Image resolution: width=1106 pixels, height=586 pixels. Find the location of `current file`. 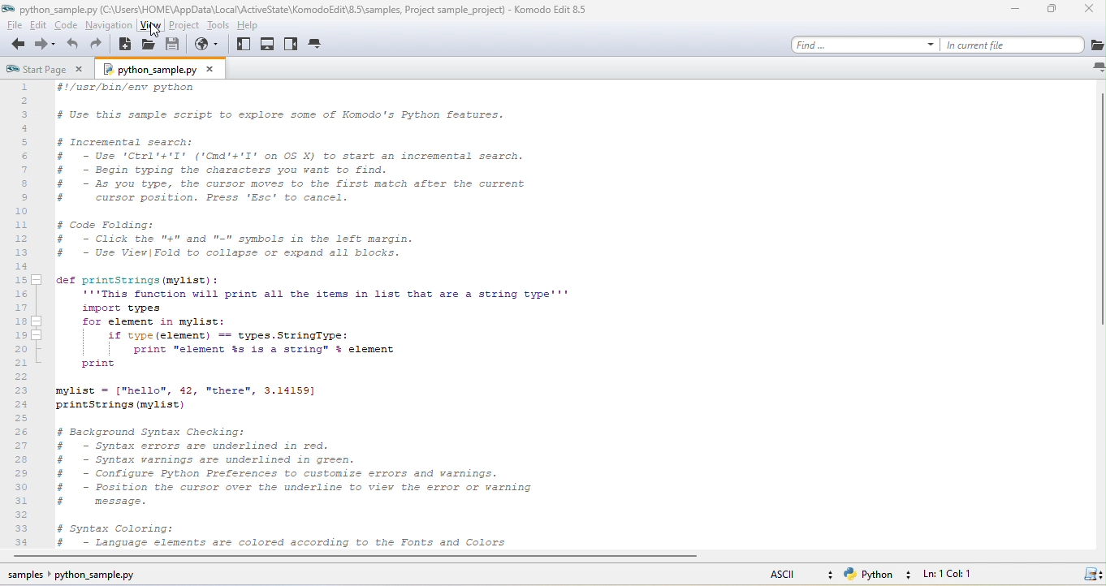

current file is located at coordinates (1027, 45).